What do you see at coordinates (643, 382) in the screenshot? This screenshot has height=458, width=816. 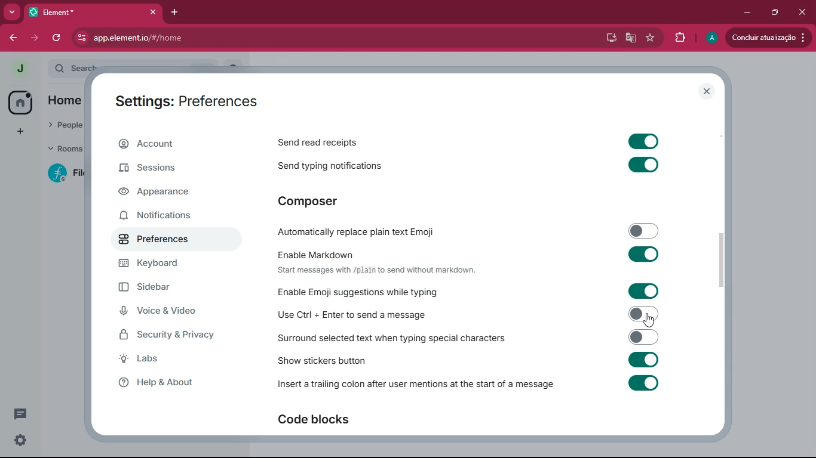 I see `toggle on or off` at bounding box center [643, 382].